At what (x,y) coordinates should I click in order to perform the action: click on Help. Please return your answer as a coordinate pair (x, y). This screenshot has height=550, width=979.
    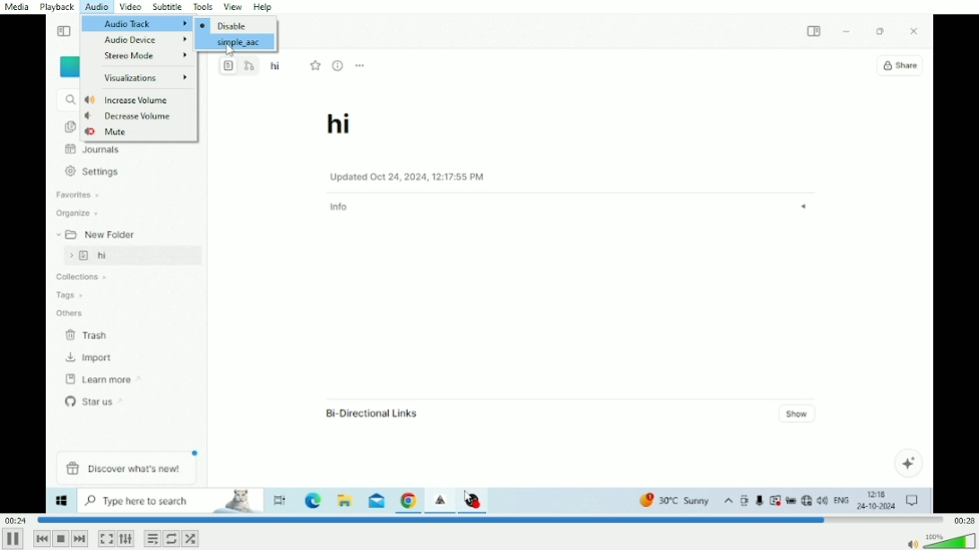
    Looking at the image, I should click on (265, 6).